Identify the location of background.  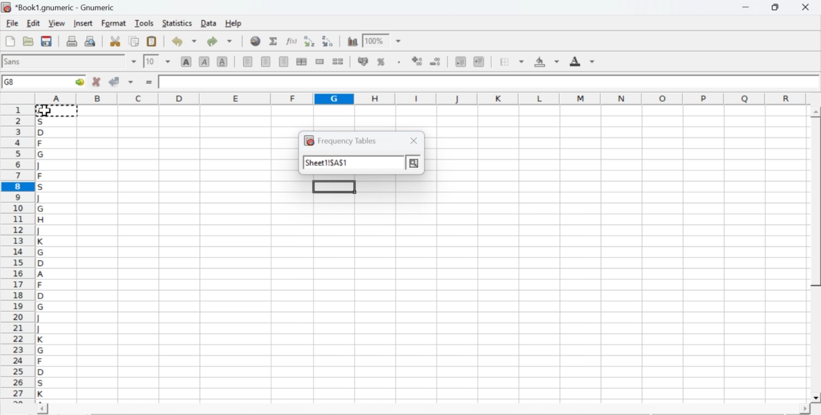
(548, 61).